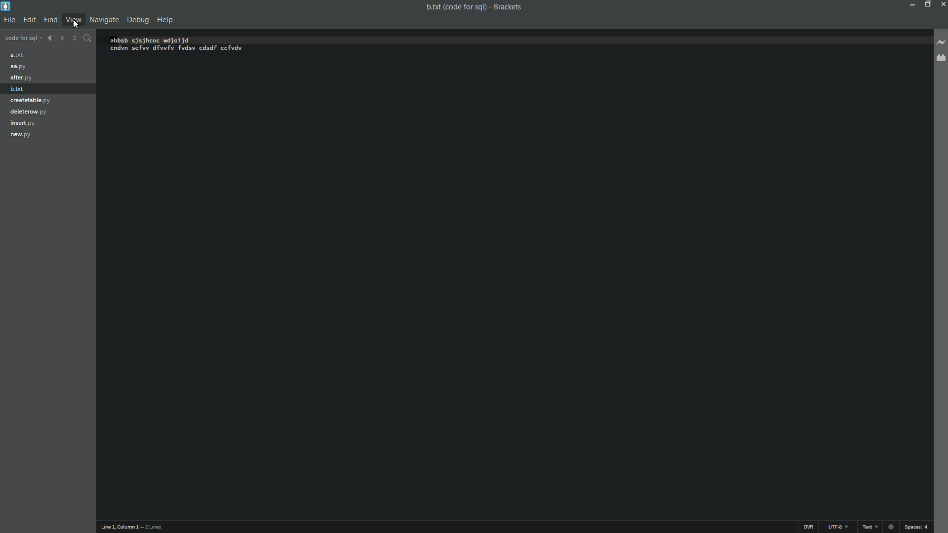 Image resolution: width=948 pixels, height=533 pixels. What do you see at coordinates (20, 55) in the screenshot?
I see `a.txt` at bounding box center [20, 55].